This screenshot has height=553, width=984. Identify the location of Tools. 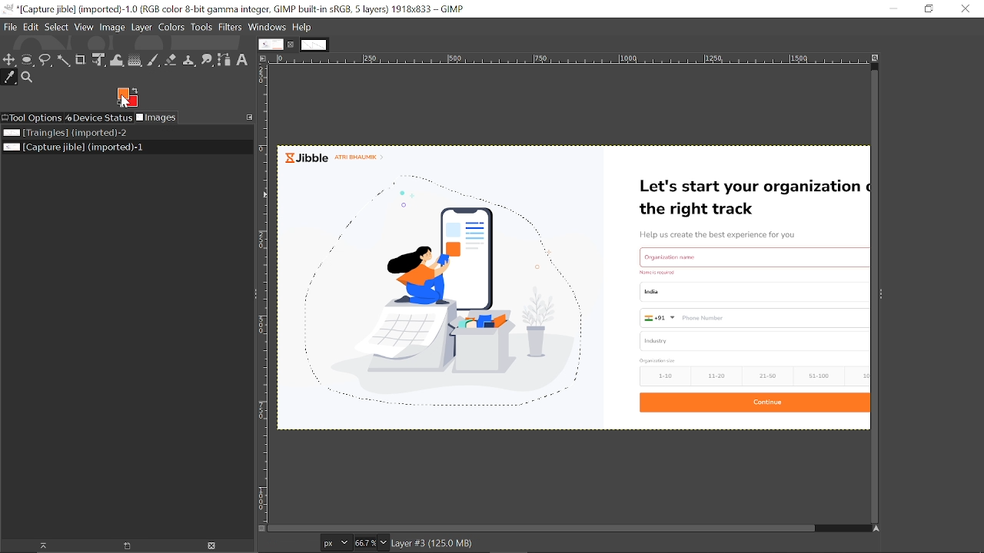
(201, 27).